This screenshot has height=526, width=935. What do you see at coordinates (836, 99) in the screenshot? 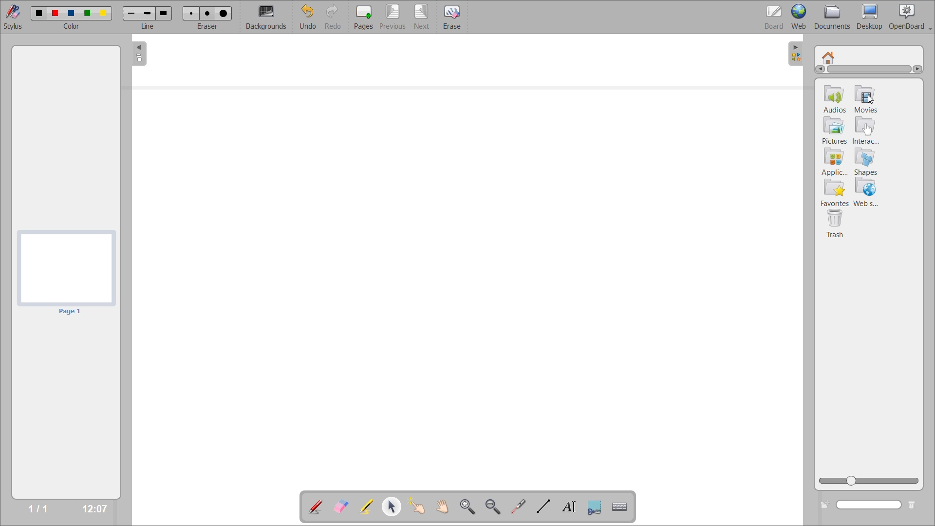
I see `audios` at bounding box center [836, 99].